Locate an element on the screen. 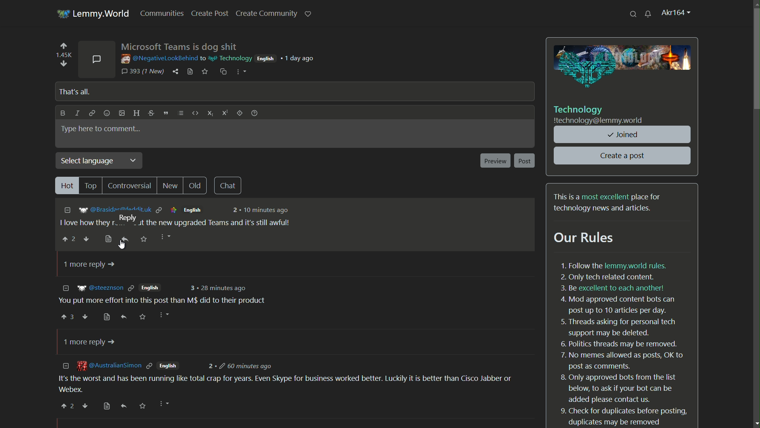  cursor is located at coordinates (122, 244).